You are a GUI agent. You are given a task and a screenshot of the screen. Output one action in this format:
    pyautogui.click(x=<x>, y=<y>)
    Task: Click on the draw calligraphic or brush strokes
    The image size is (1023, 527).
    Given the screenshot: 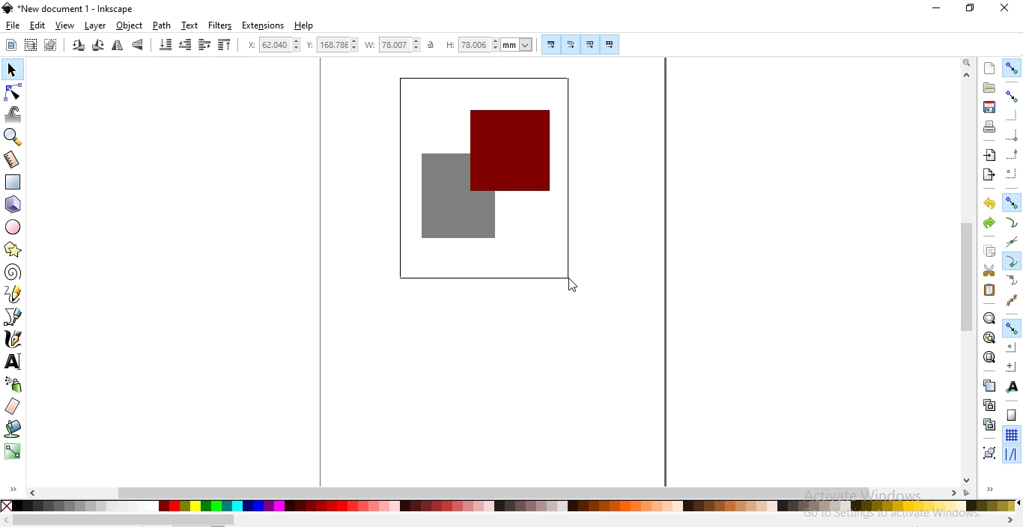 What is the action you would take?
    pyautogui.click(x=13, y=340)
    